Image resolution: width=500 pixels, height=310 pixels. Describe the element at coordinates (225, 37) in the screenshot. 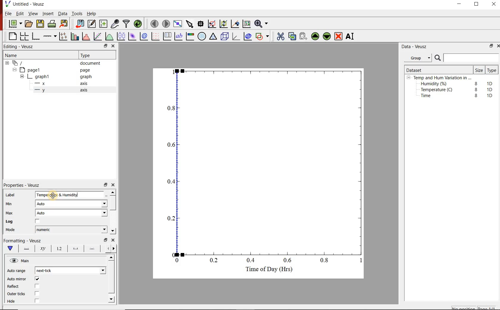

I see `3d scene` at that location.